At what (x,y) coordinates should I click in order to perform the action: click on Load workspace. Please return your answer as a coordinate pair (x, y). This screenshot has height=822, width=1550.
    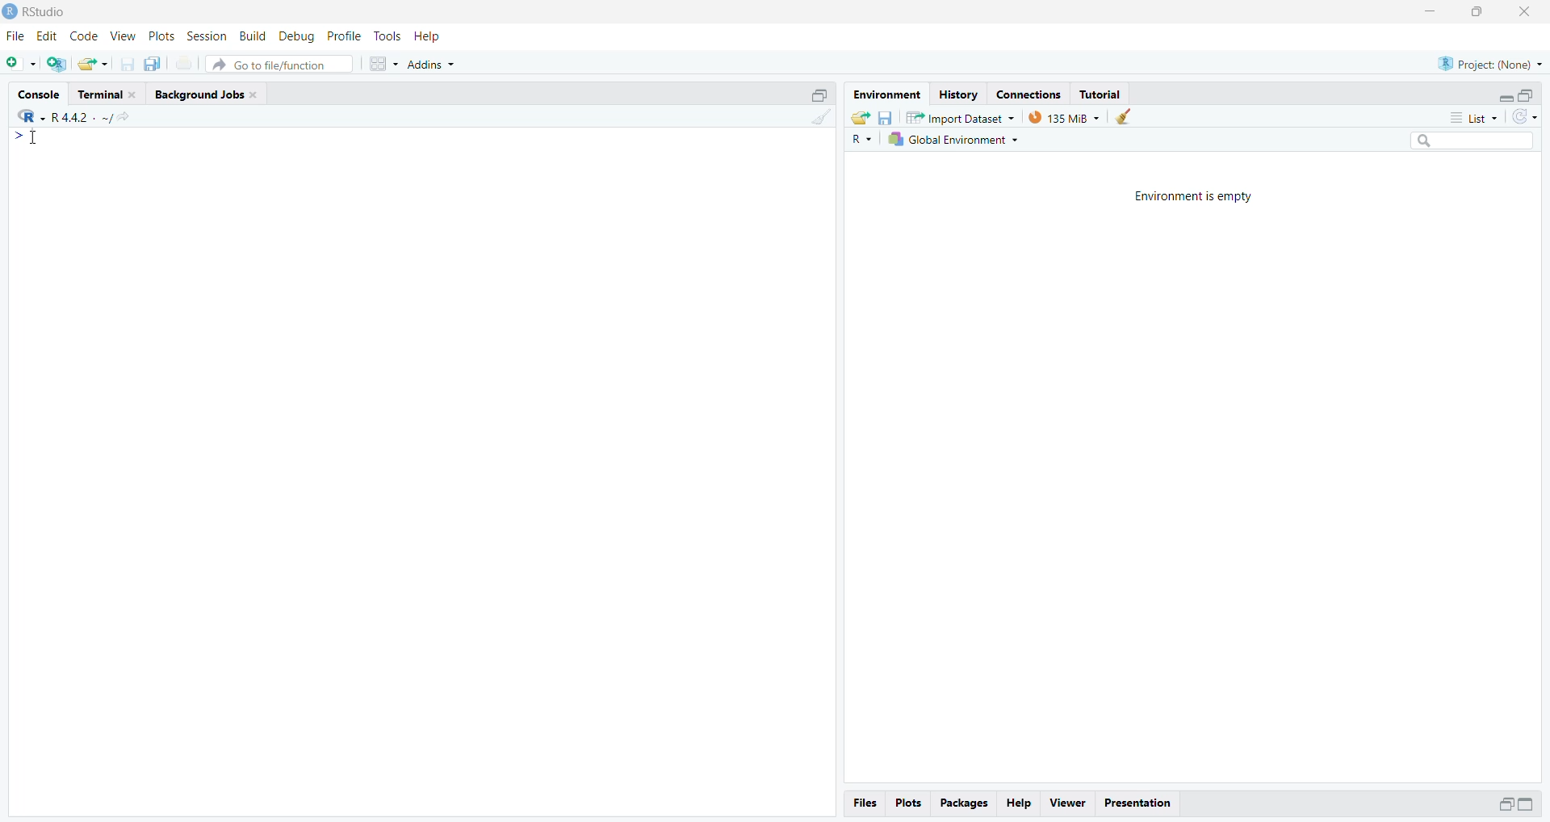
    Looking at the image, I should click on (858, 117).